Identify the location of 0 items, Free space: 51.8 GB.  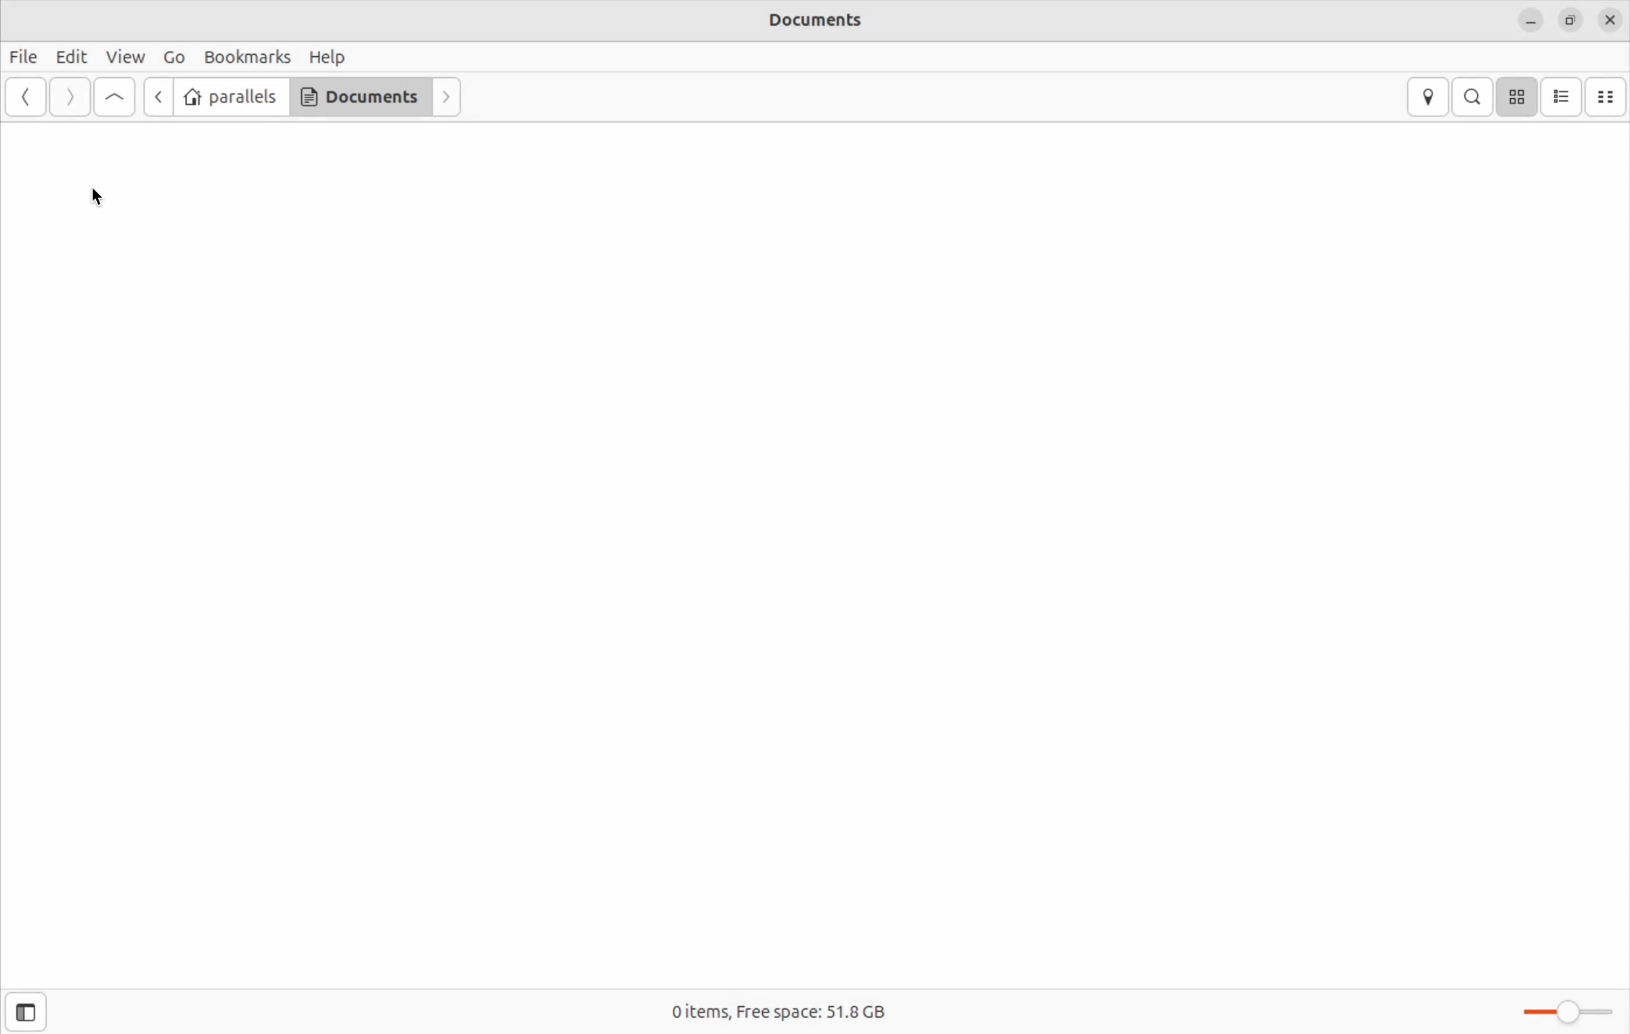
(782, 1014).